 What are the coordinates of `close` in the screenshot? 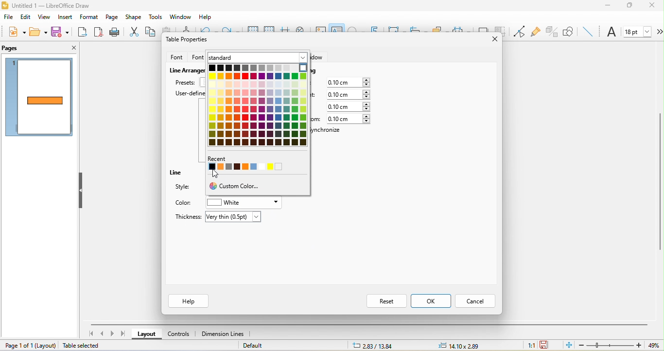 It's located at (655, 6).